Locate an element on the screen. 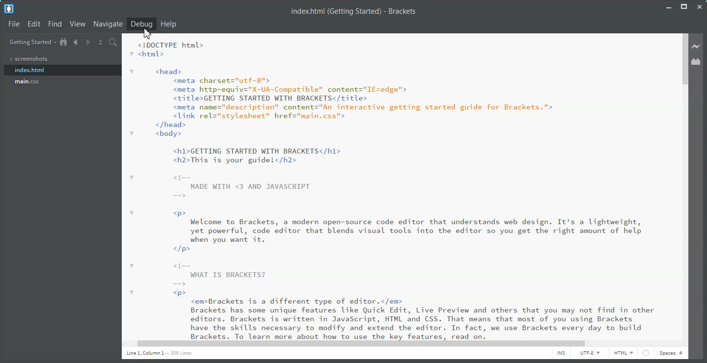 The width and height of the screenshot is (707, 363). Text is located at coordinates (388, 186).